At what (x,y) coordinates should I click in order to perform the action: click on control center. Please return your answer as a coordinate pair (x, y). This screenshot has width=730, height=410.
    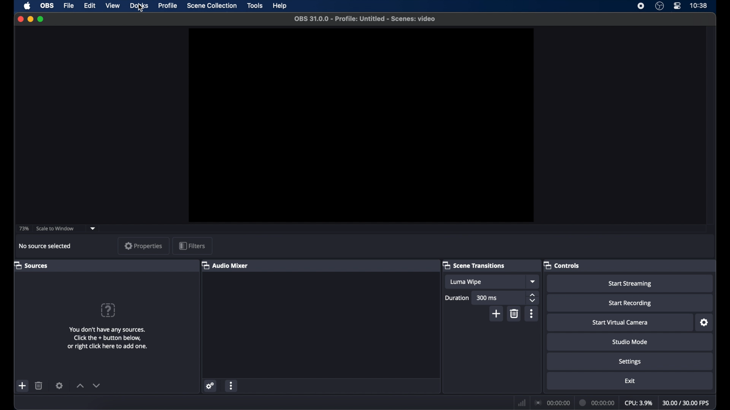
    Looking at the image, I should click on (677, 6).